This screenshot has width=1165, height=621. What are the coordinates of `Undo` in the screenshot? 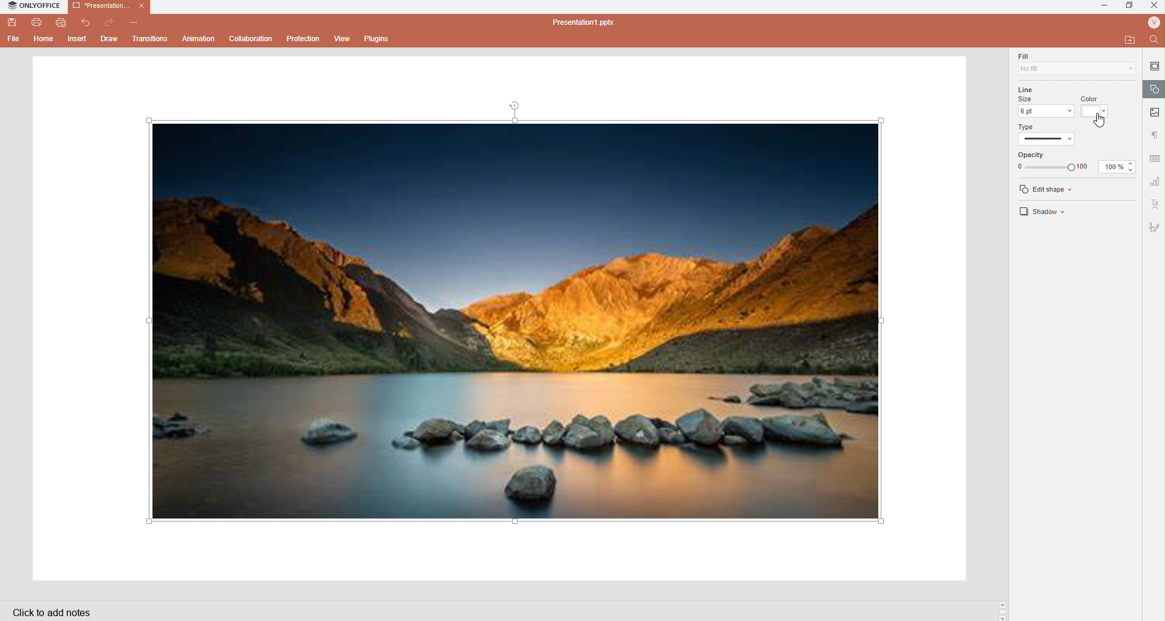 It's located at (89, 22).